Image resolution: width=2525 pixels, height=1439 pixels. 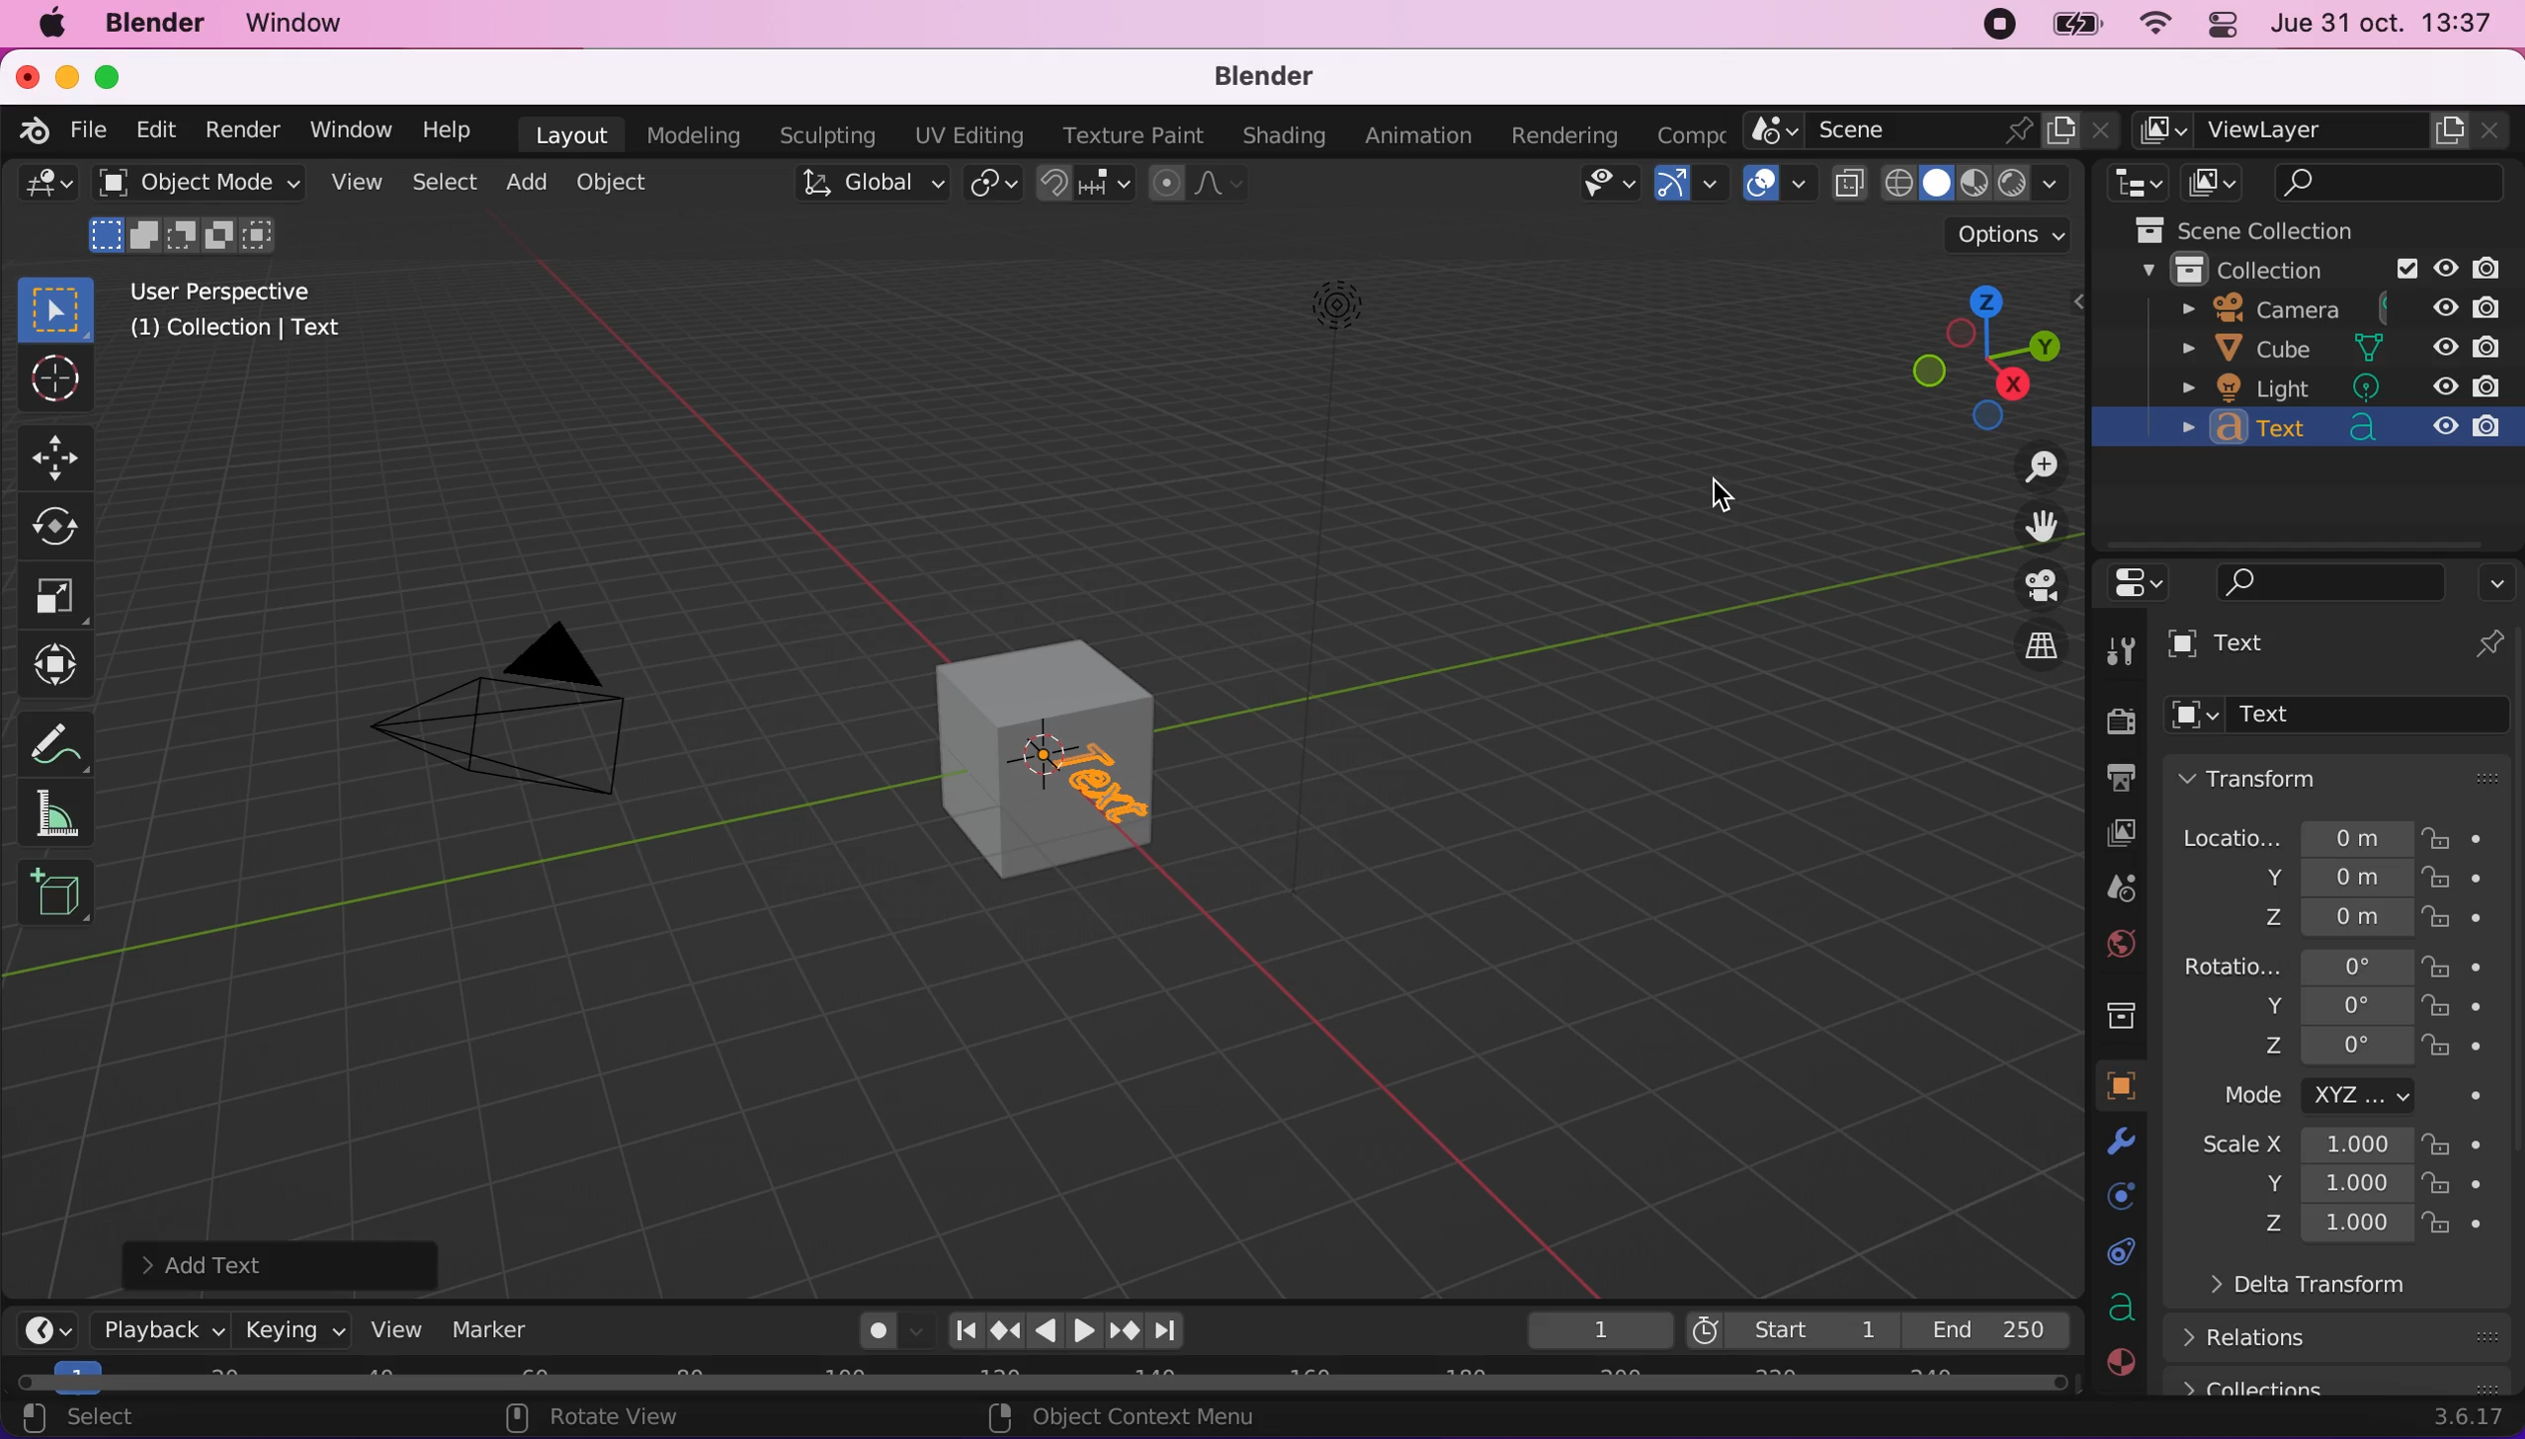 I want to click on auto keying, so click(x=870, y=1331).